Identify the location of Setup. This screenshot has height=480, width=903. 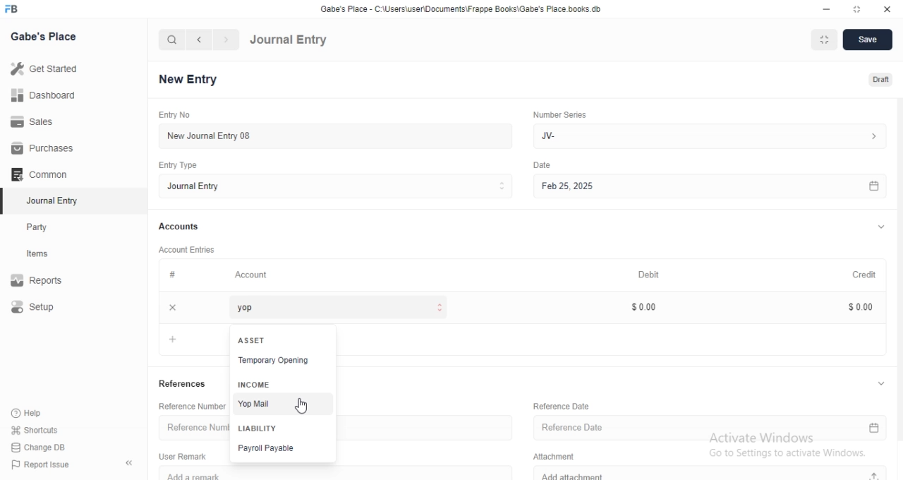
(48, 308).